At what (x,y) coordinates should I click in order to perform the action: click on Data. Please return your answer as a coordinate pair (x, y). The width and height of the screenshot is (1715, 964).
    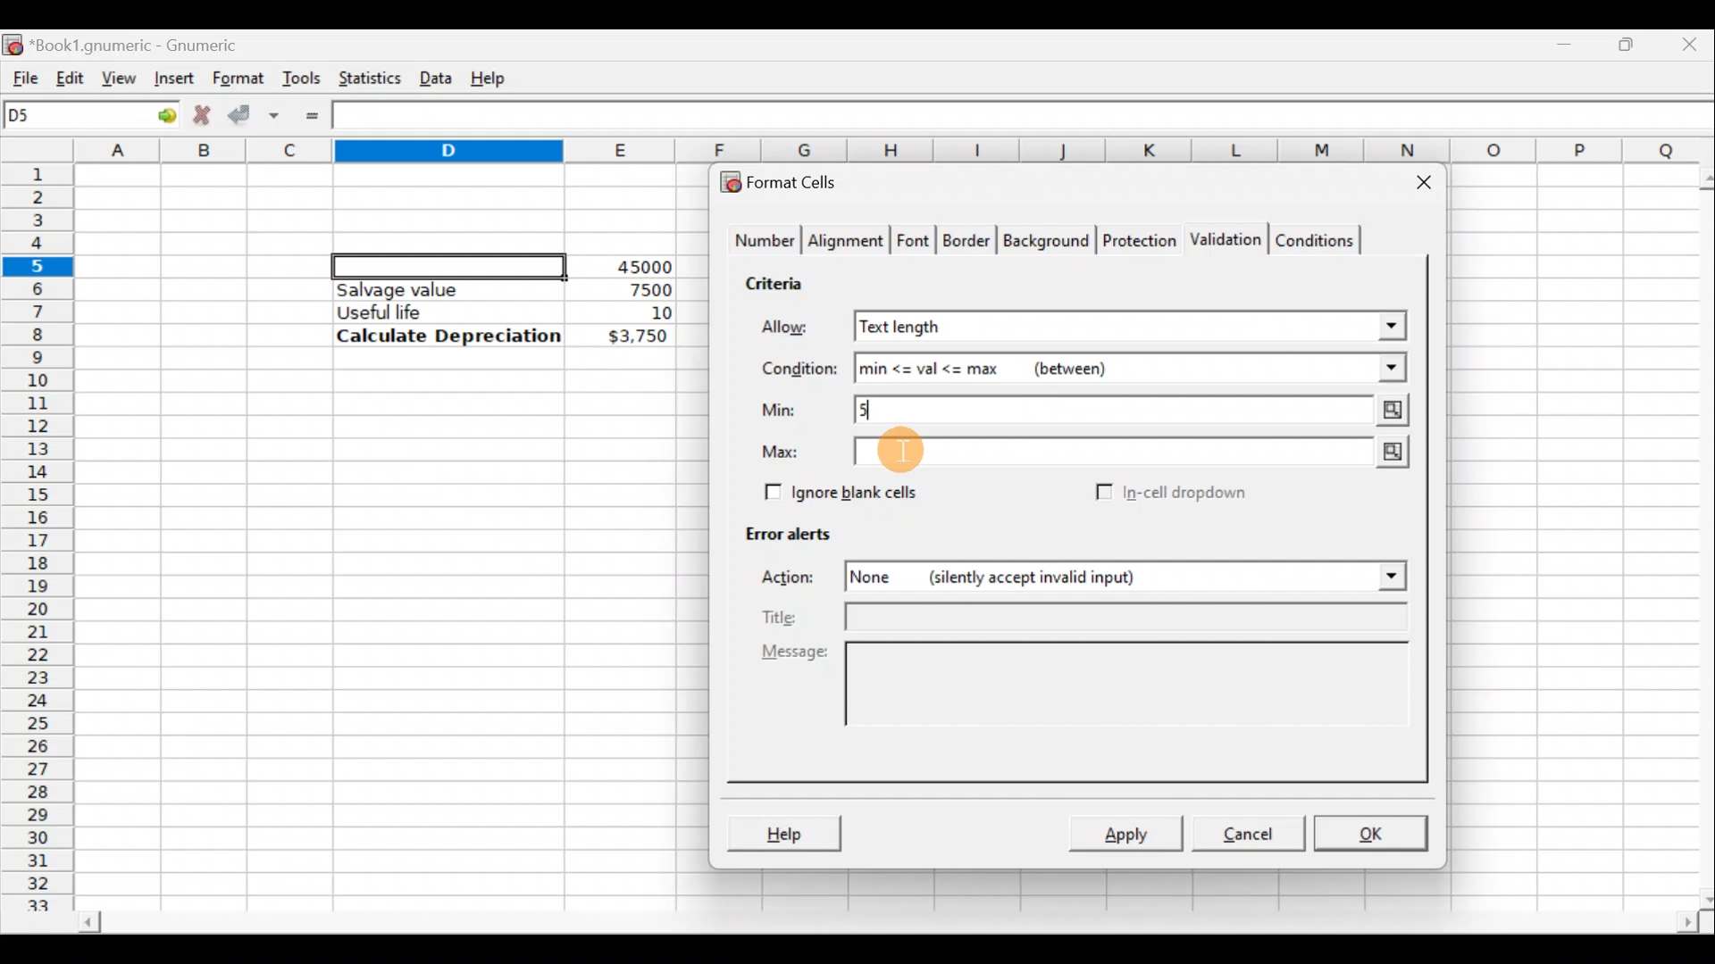
    Looking at the image, I should click on (435, 74).